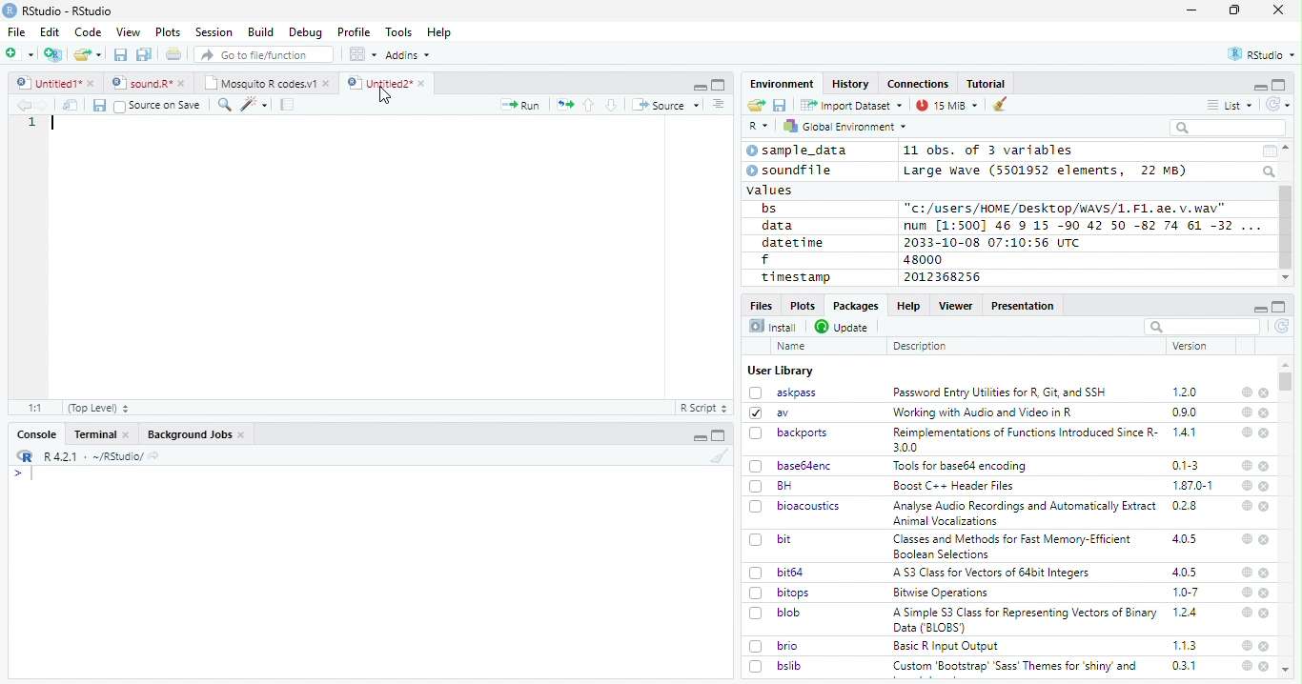 Image resolution: width=1302 pixels, height=684 pixels. Describe the element at coordinates (771, 540) in the screenshot. I see `bit` at that location.